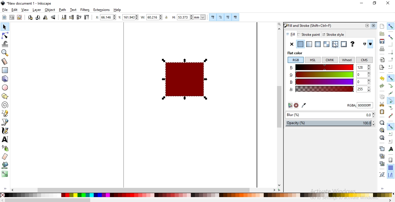 The height and width of the screenshot is (202, 395). I want to click on redo an action, so click(382, 85).